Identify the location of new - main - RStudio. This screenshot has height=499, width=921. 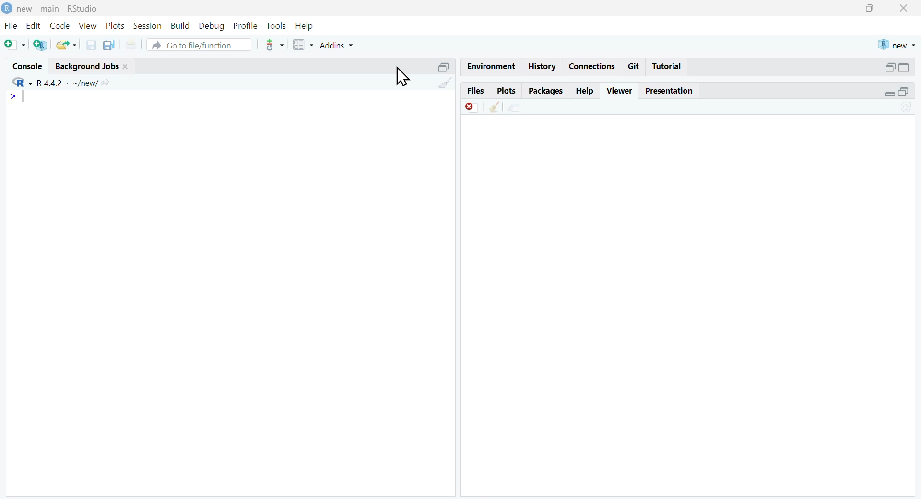
(58, 9).